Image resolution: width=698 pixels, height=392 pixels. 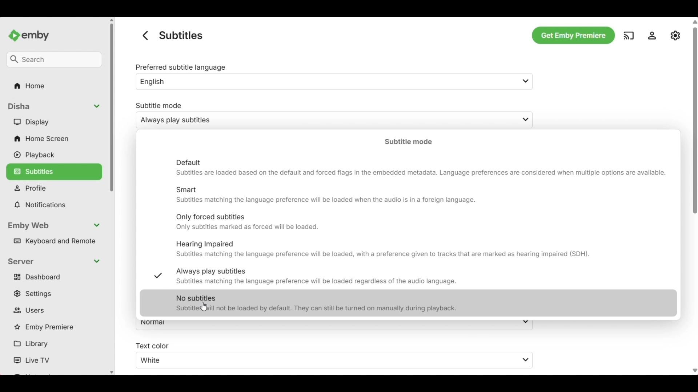 I want to click on Vertical slide bar for left panel, so click(x=112, y=107).